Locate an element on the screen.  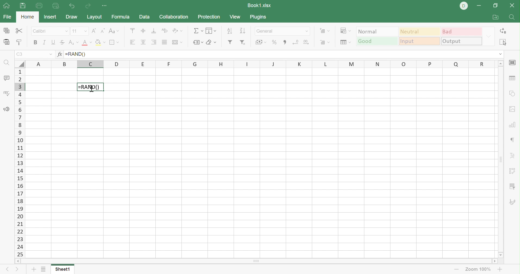
Subscript is located at coordinates (73, 42).